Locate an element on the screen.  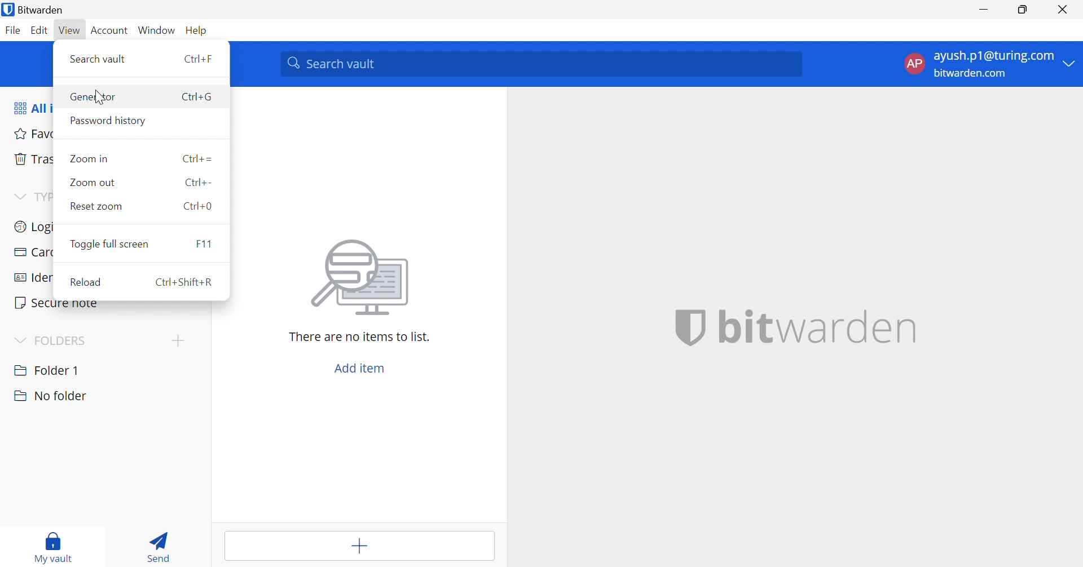
Folder is located at coordinates (48, 369).